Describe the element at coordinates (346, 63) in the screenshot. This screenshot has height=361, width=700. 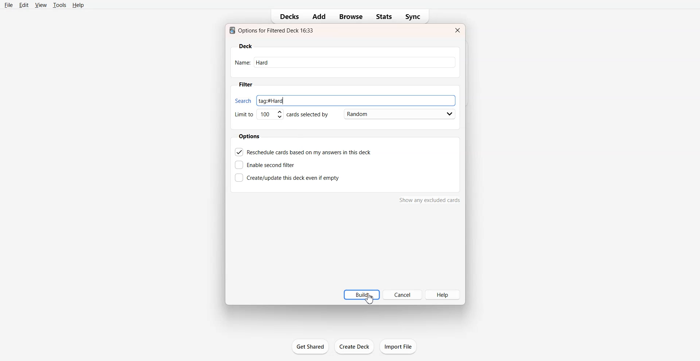
I see `Name: hard` at that location.